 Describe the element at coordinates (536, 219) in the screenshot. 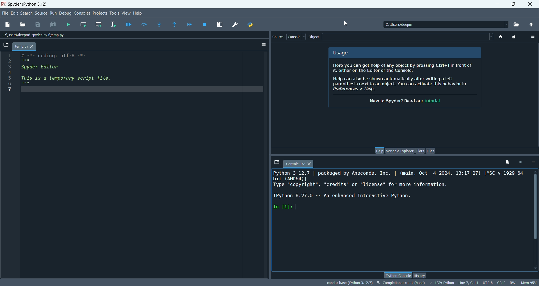

I see `vertical scroll bar` at that location.